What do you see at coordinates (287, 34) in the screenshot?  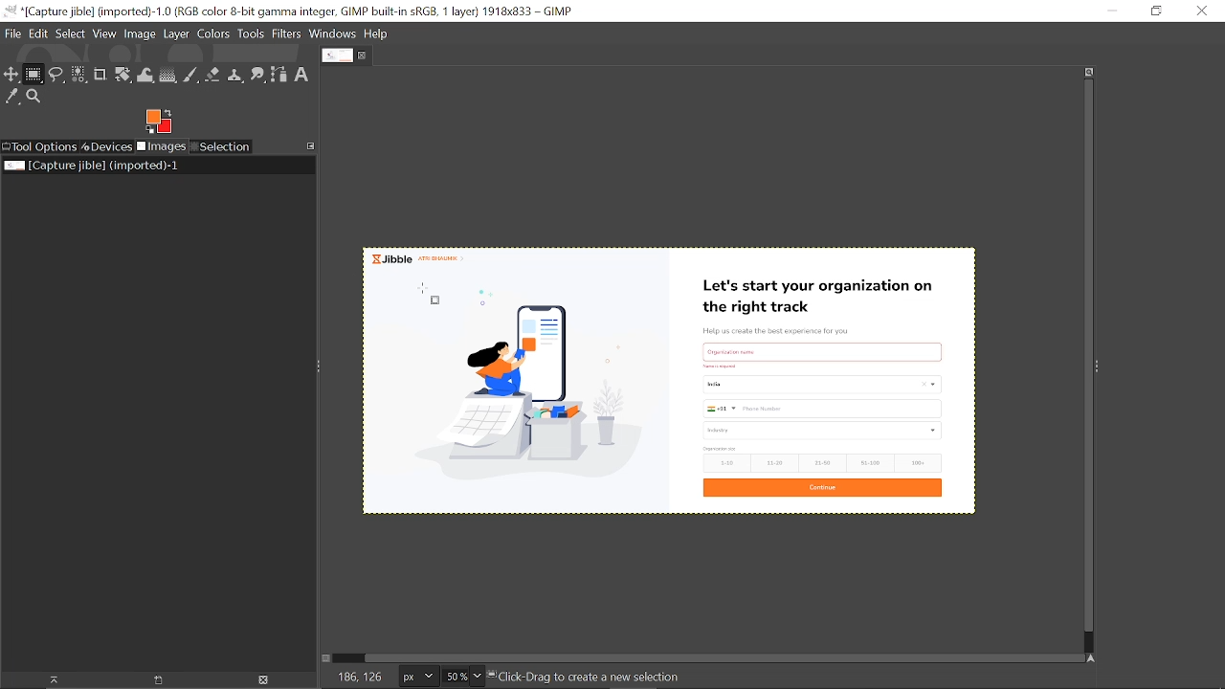 I see `Filters` at bounding box center [287, 34].